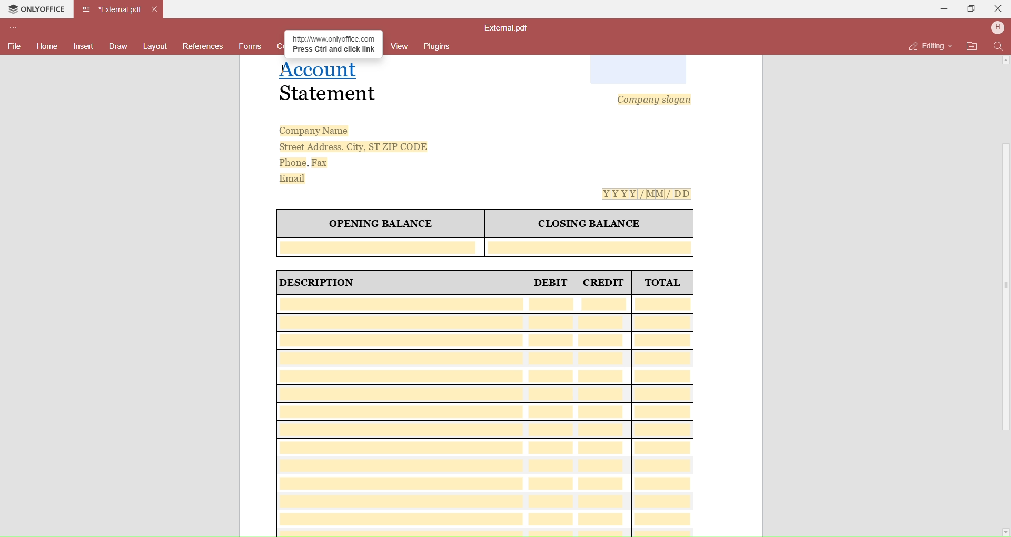 This screenshot has height=537, width=1011. What do you see at coordinates (203, 48) in the screenshot?
I see `References` at bounding box center [203, 48].